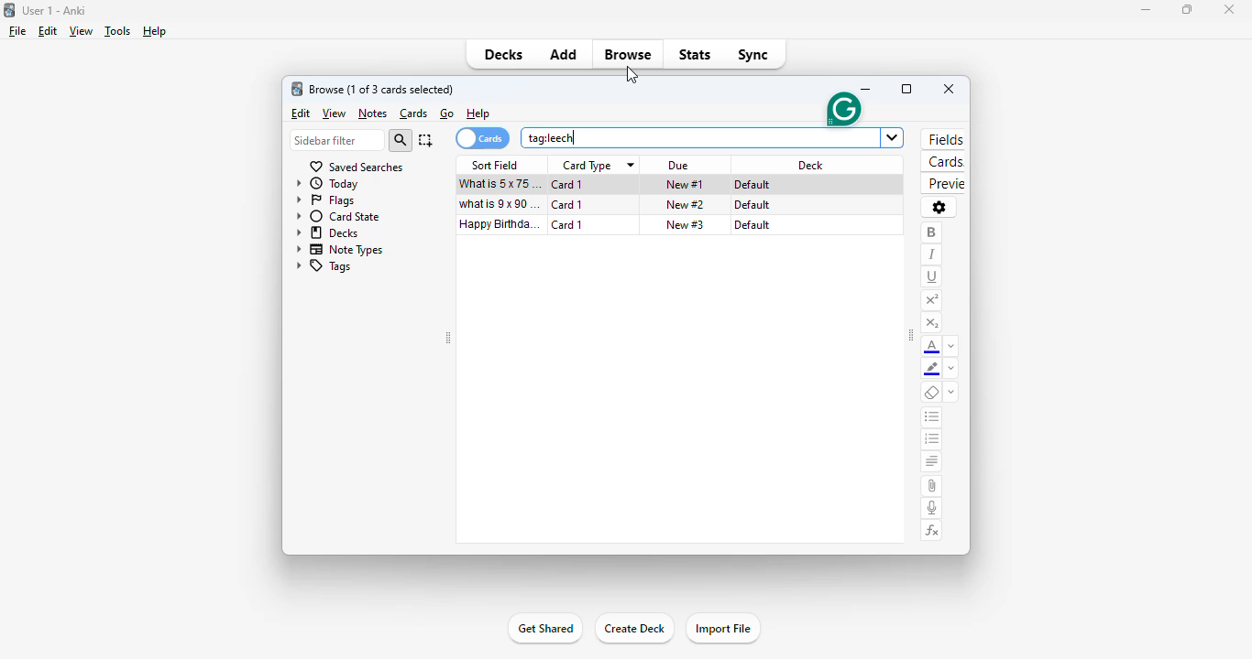  I want to click on deck, so click(809, 164).